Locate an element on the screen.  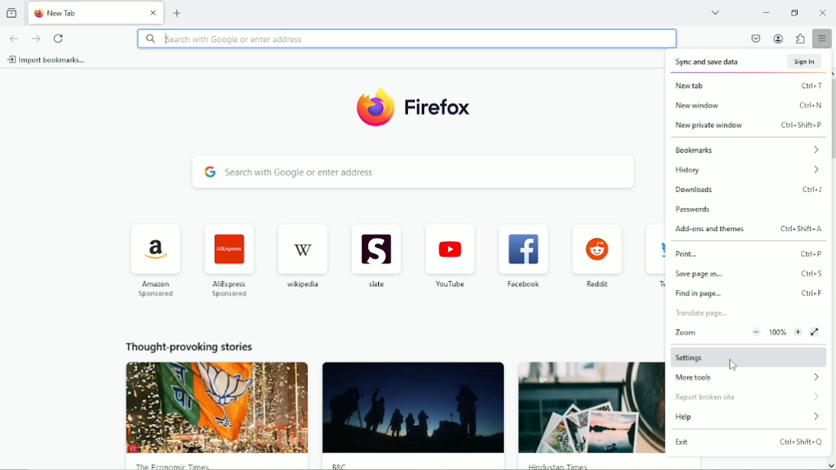
Reload current page is located at coordinates (60, 38).